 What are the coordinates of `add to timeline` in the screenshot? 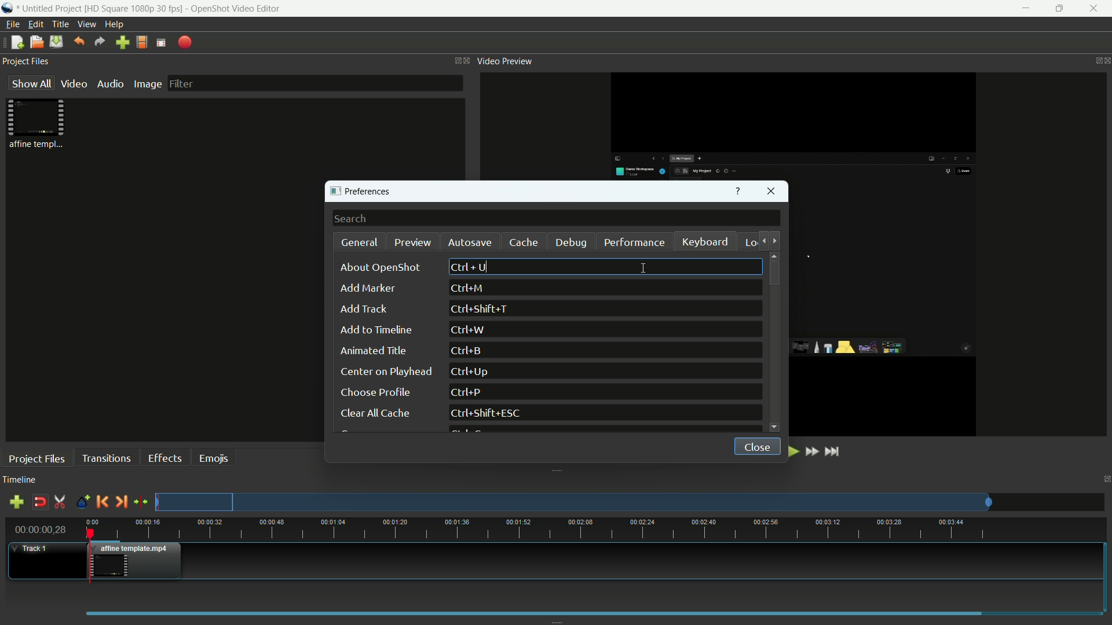 It's located at (376, 330).